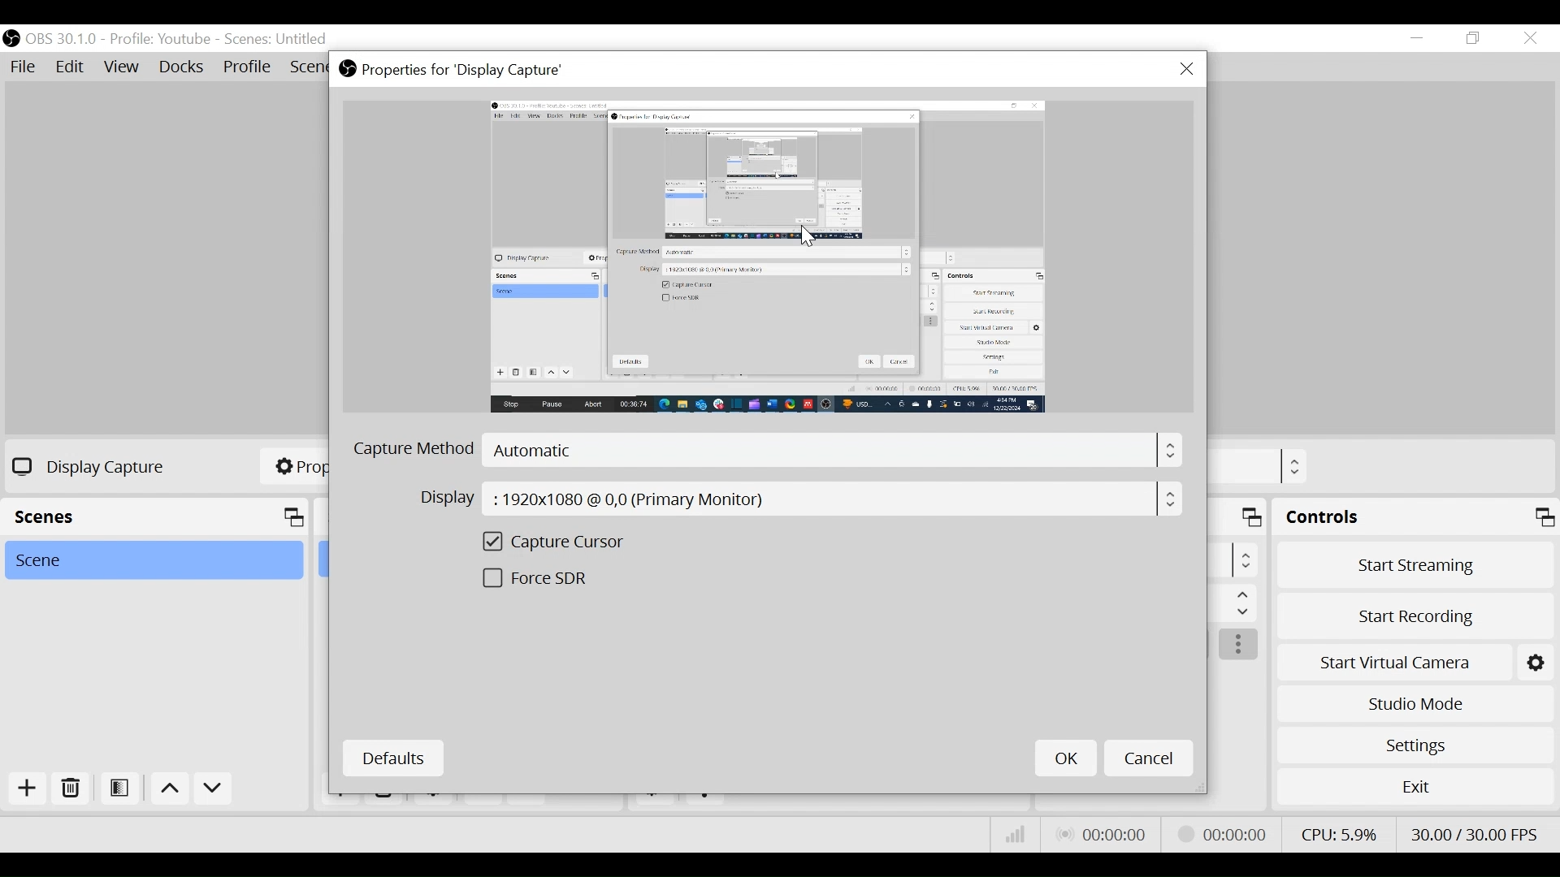 This screenshot has height=877, width=1560. I want to click on Defaults, so click(392, 759).